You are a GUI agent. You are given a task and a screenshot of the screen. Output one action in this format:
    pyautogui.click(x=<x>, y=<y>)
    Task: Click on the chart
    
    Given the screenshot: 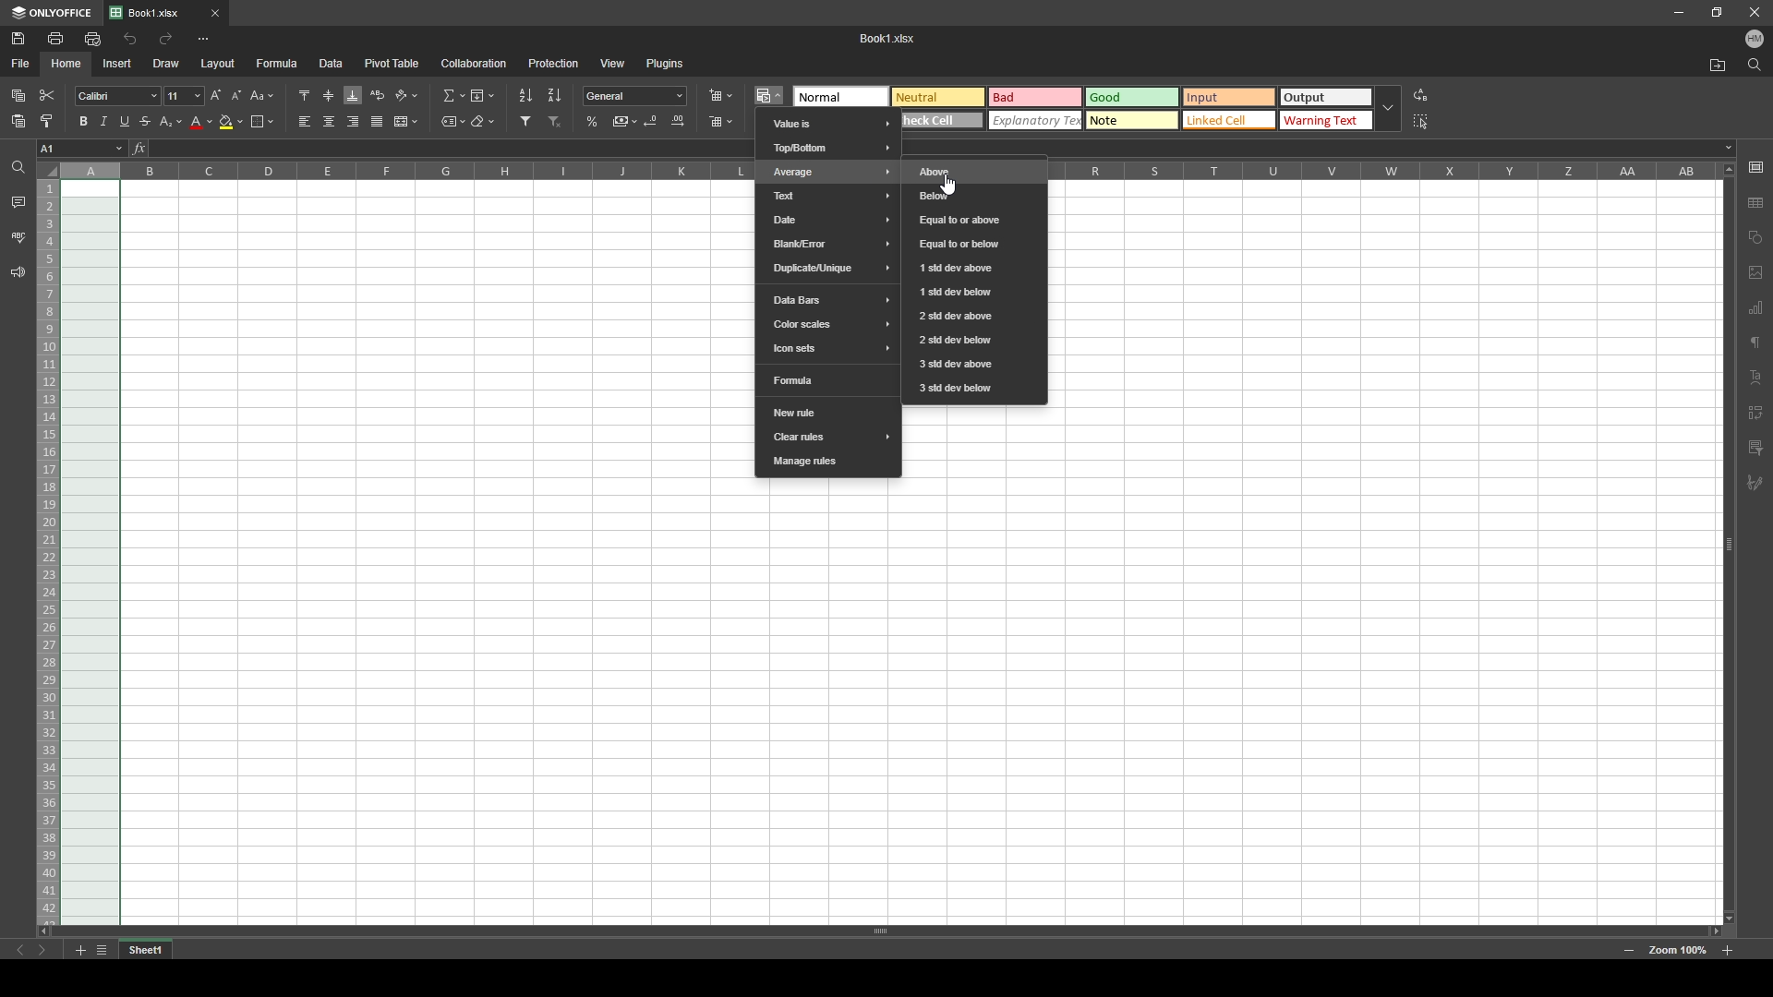 What is the action you would take?
    pyautogui.click(x=1756, y=306)
    